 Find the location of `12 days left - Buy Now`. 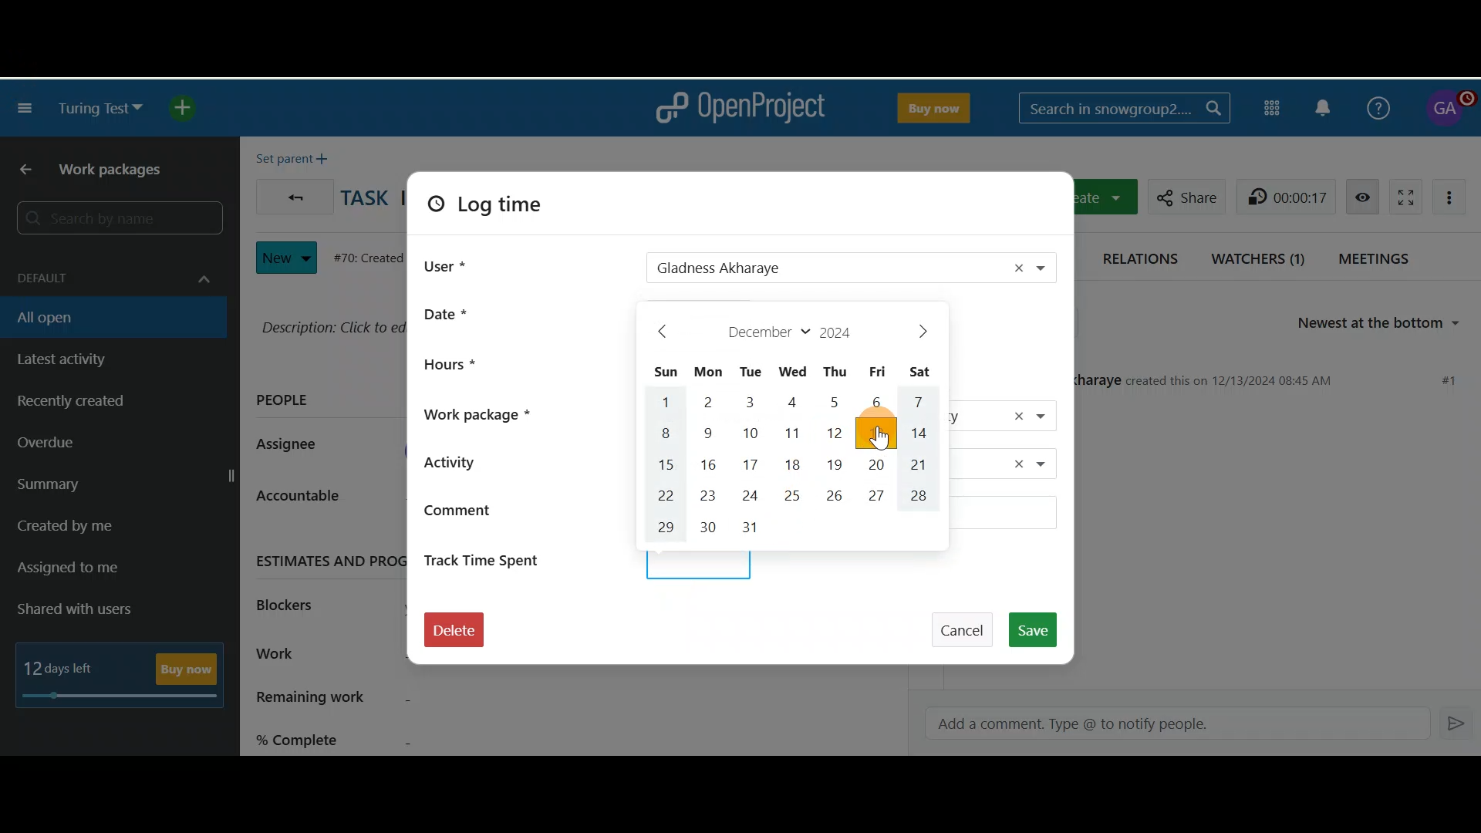

12 days left - Buy Now is located at coordinates (125, 671).